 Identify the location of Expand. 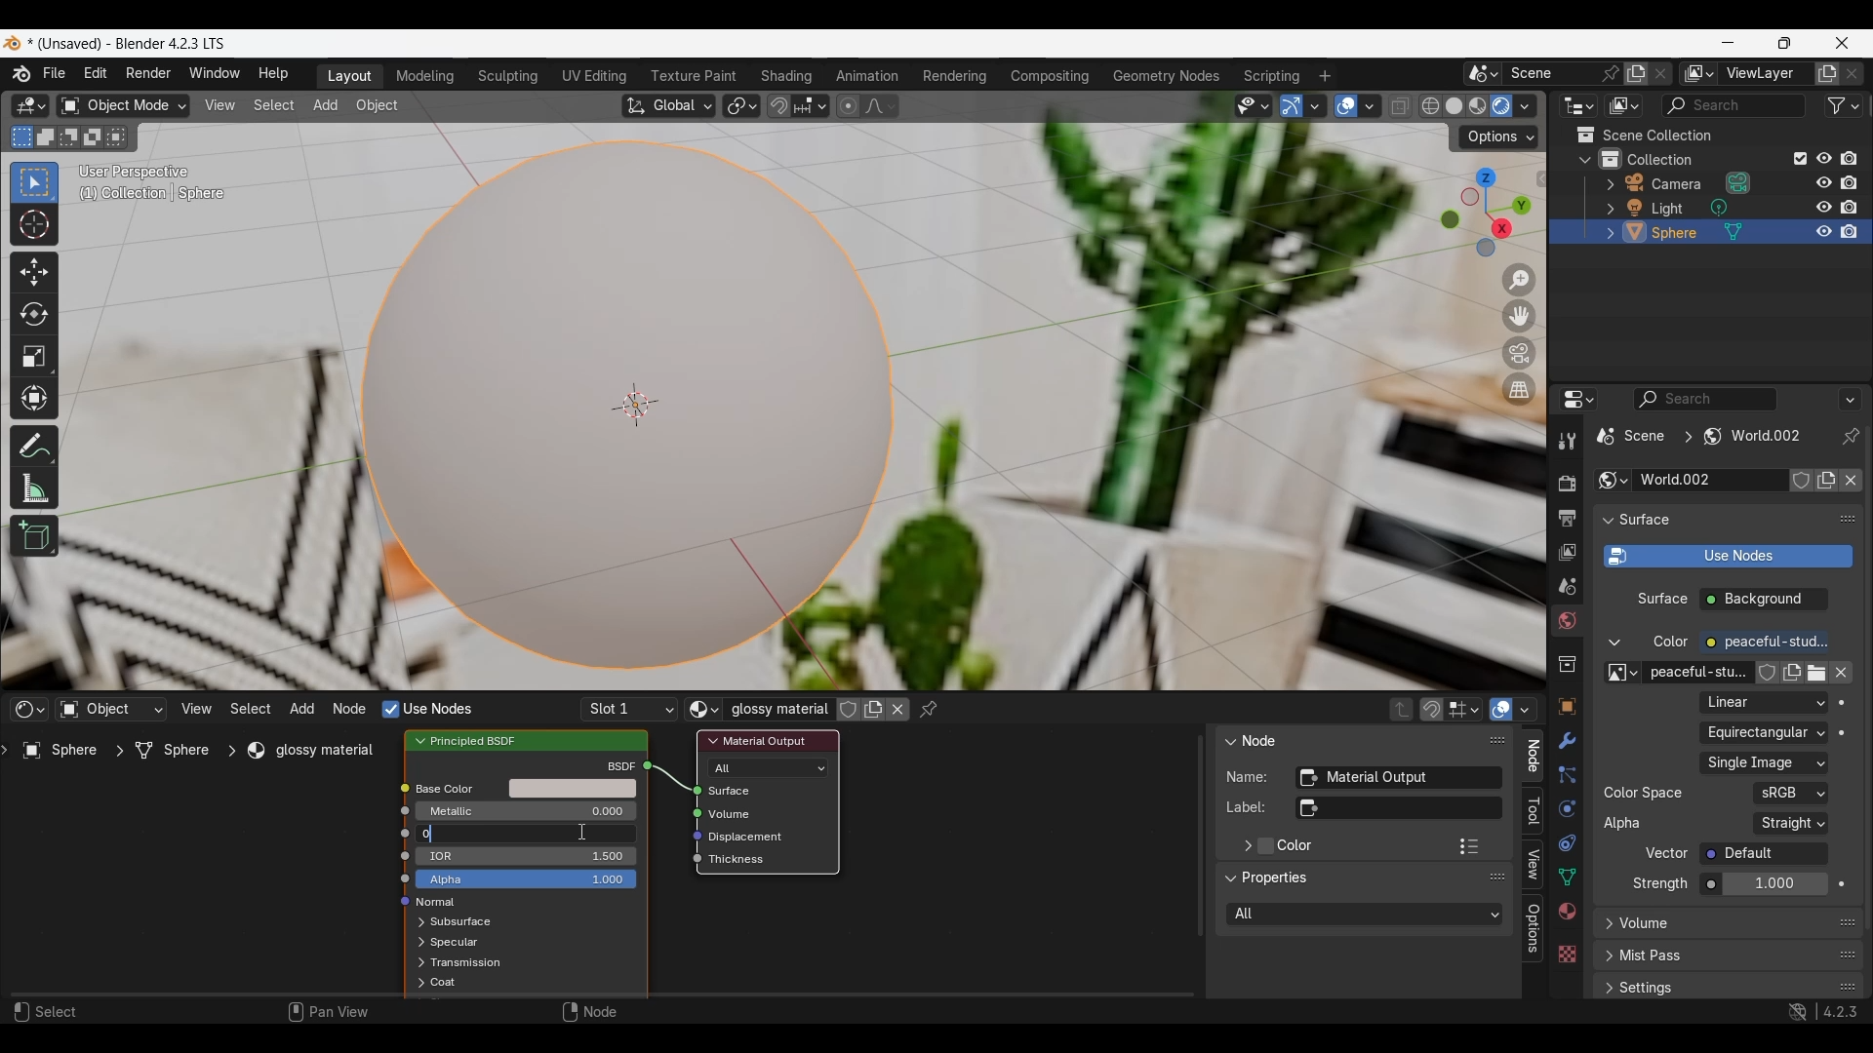
(1245, 845).